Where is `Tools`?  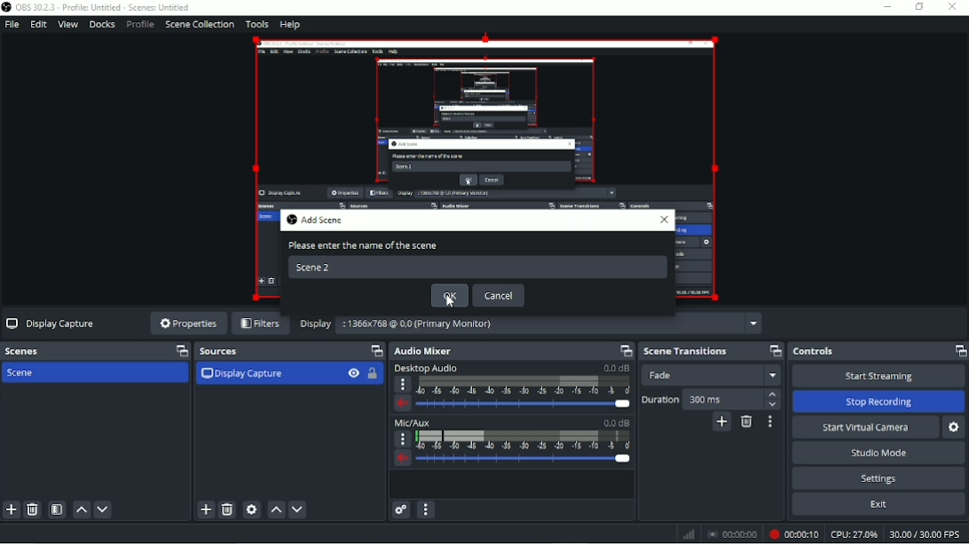 Tools is located at coordinates (257, 24).